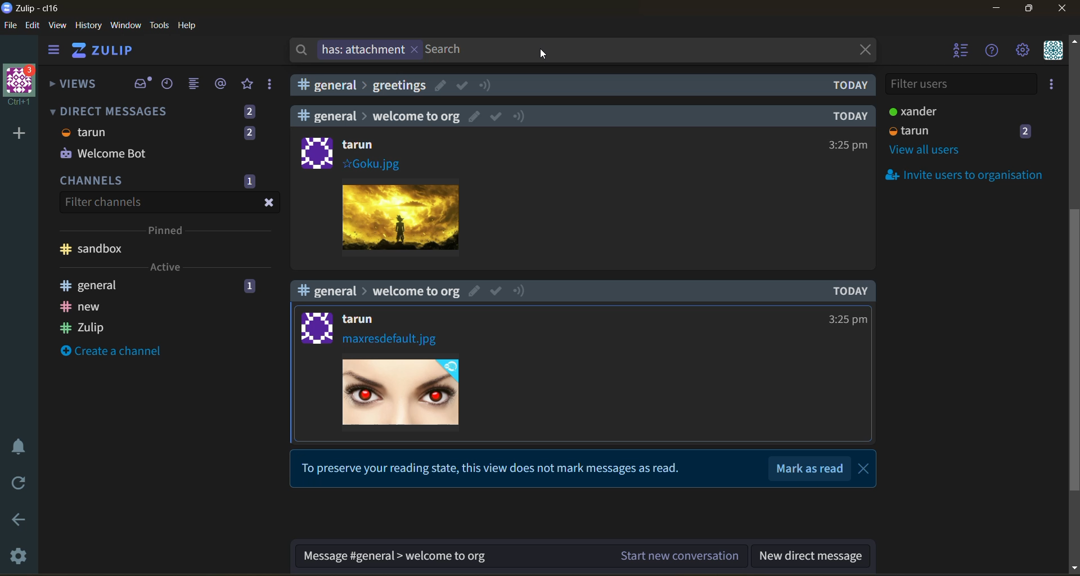 This screenshot has width=1080, height=576. I want to click on # general > welcome to org, so click(379, 116).